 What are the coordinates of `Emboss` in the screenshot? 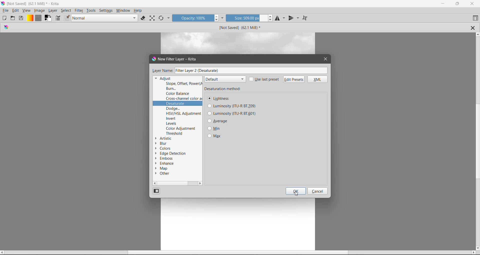 It's located at (166, 158).